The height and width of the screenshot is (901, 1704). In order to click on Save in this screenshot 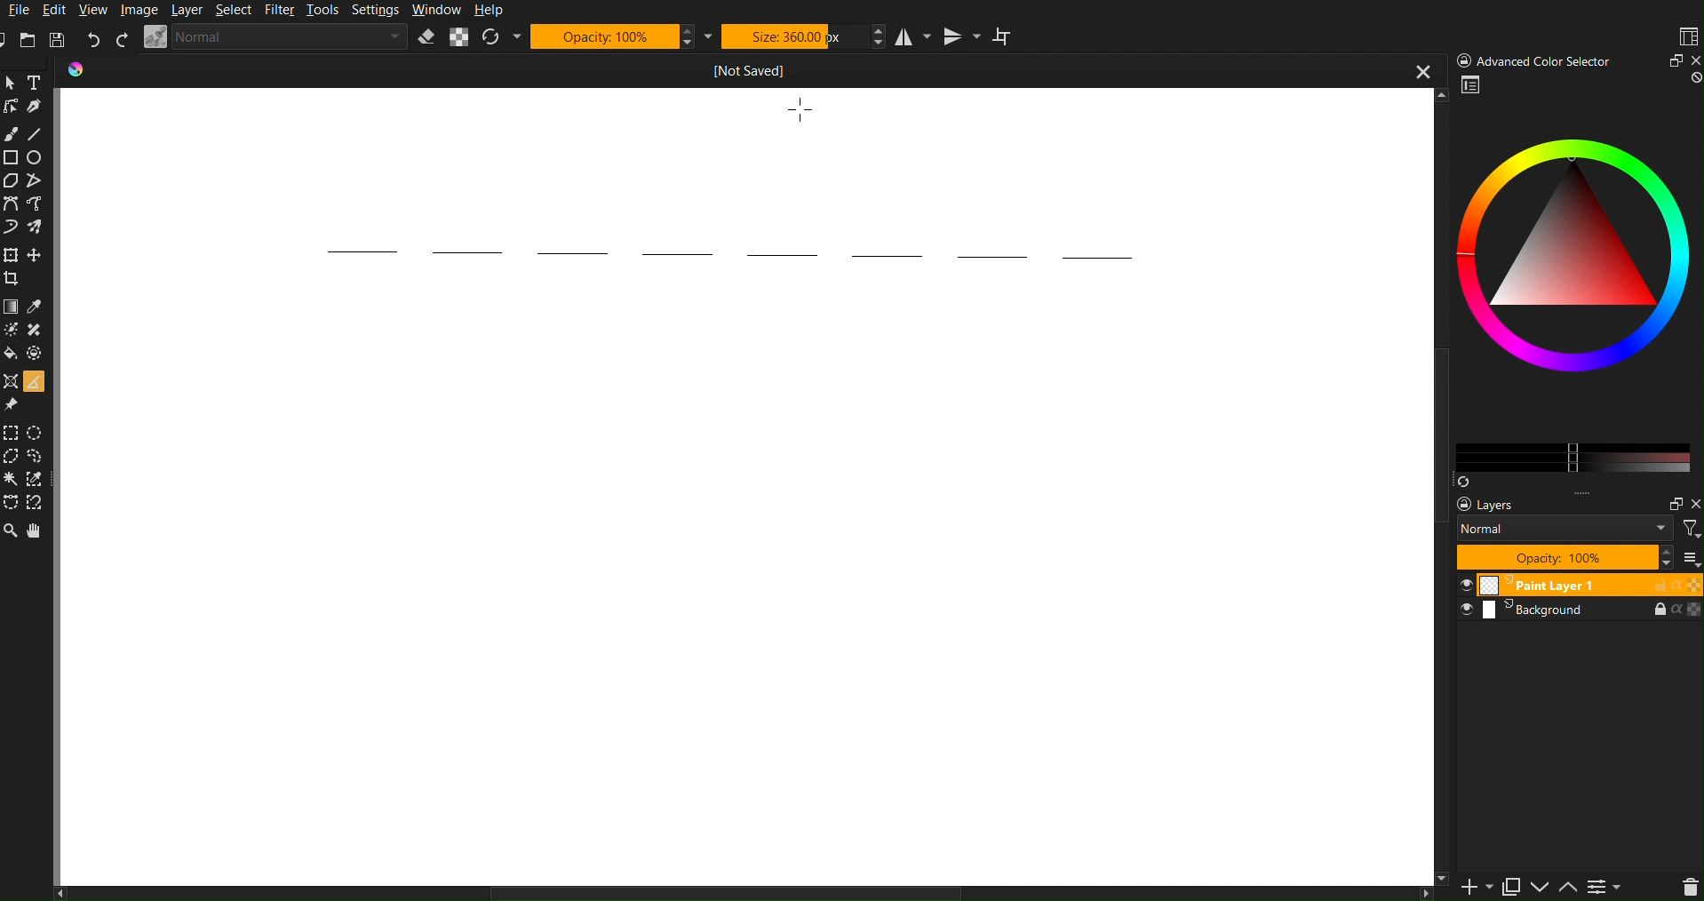, I will do `click(55, 40)`.